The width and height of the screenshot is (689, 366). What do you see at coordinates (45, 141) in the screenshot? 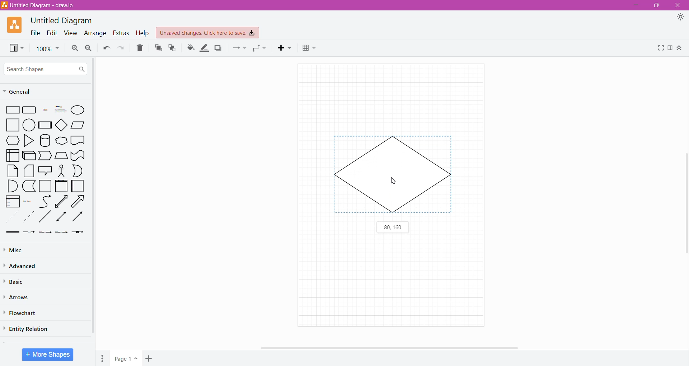
I see `Cylinder` at bounding box center [45, 141].